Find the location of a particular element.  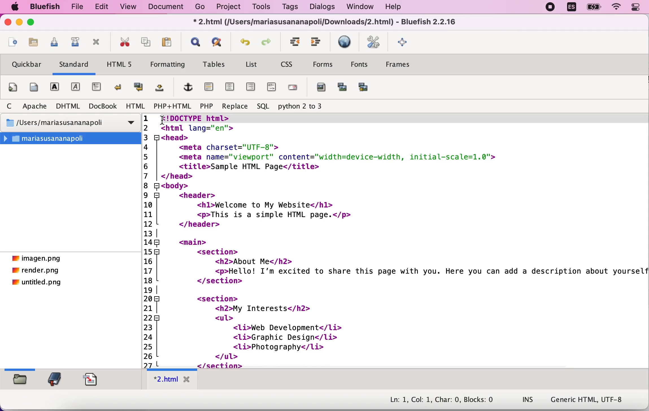

tags is located at coordinates (290, 7).